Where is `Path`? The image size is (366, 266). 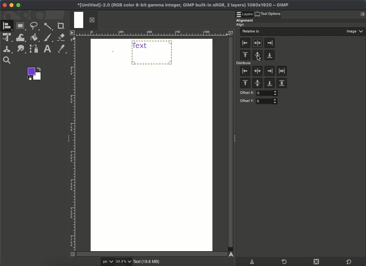 Path is located at coordinates (22, 49).